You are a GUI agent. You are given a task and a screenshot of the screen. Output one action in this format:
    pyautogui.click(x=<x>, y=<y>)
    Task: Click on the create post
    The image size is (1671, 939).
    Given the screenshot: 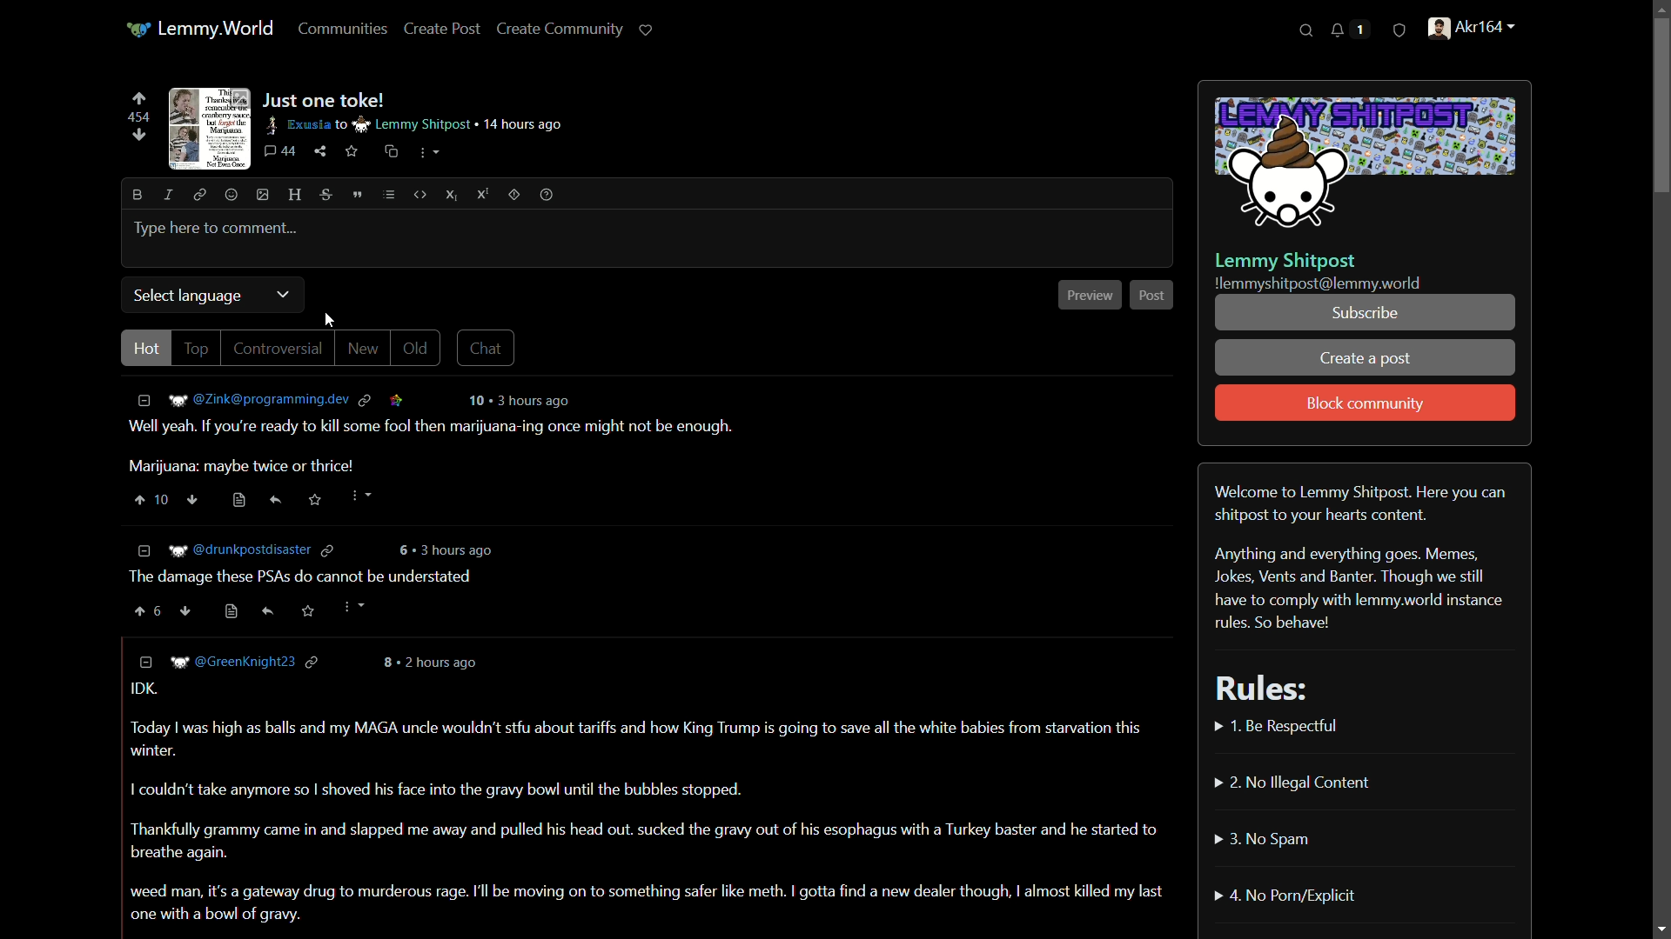 What is the action you would take?
    pyautogui.click(x=442, y=29)
    